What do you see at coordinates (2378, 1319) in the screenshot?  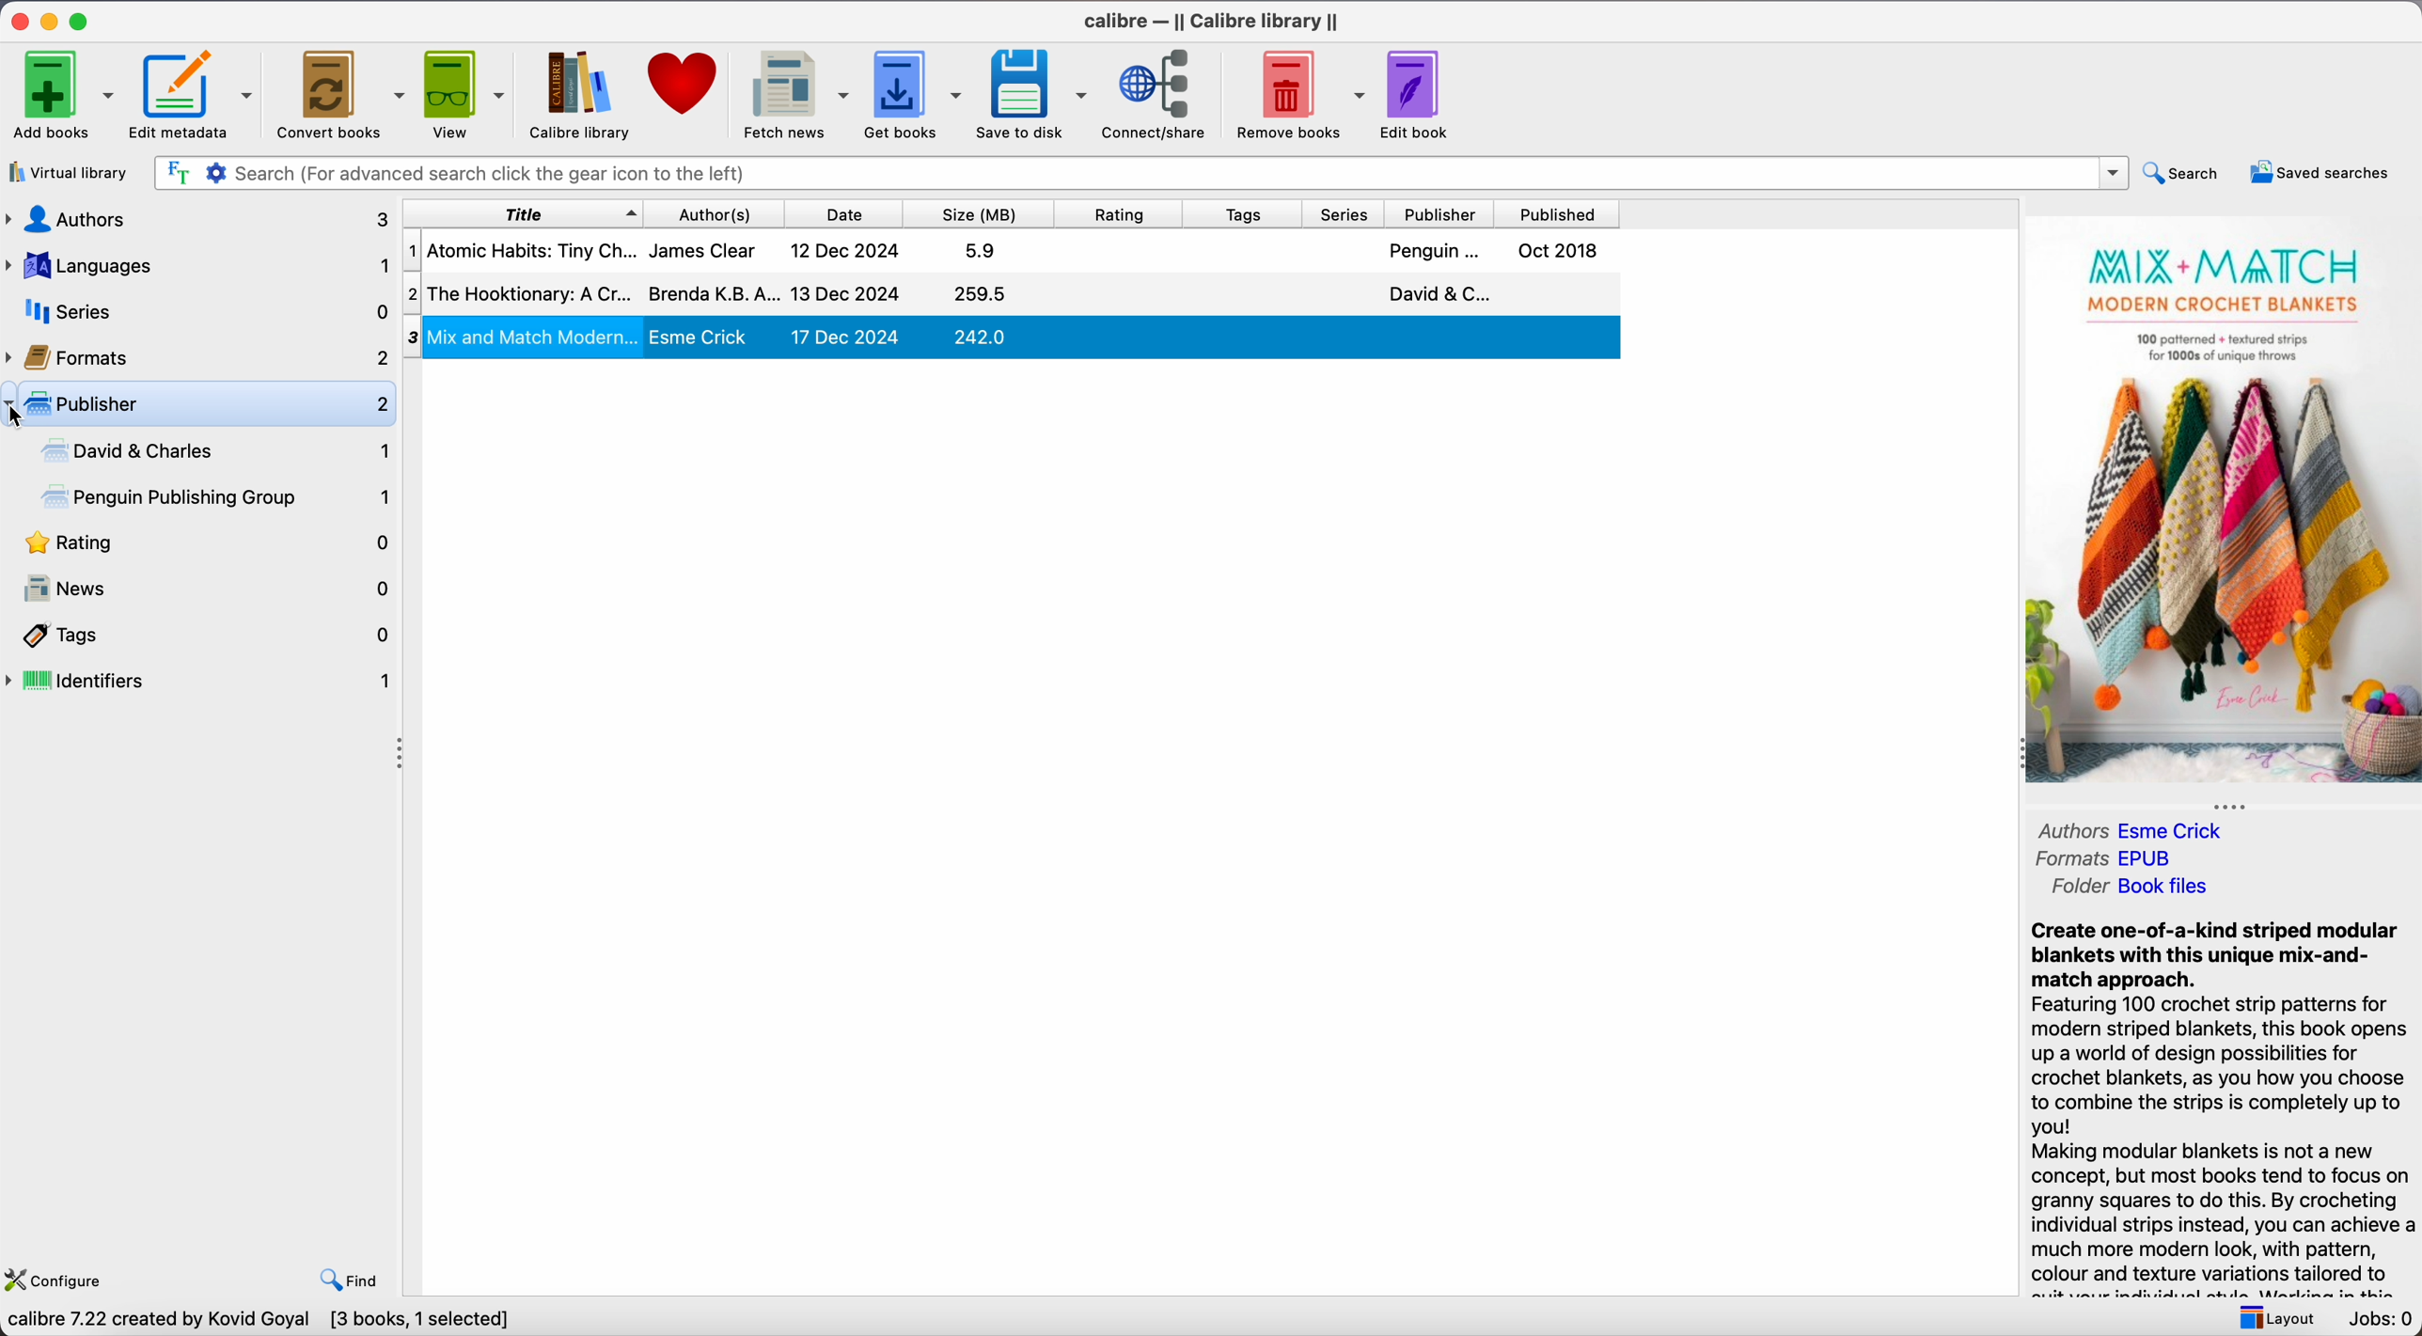 I see `Jobs: 0` at bounding box center [2378, 1319].